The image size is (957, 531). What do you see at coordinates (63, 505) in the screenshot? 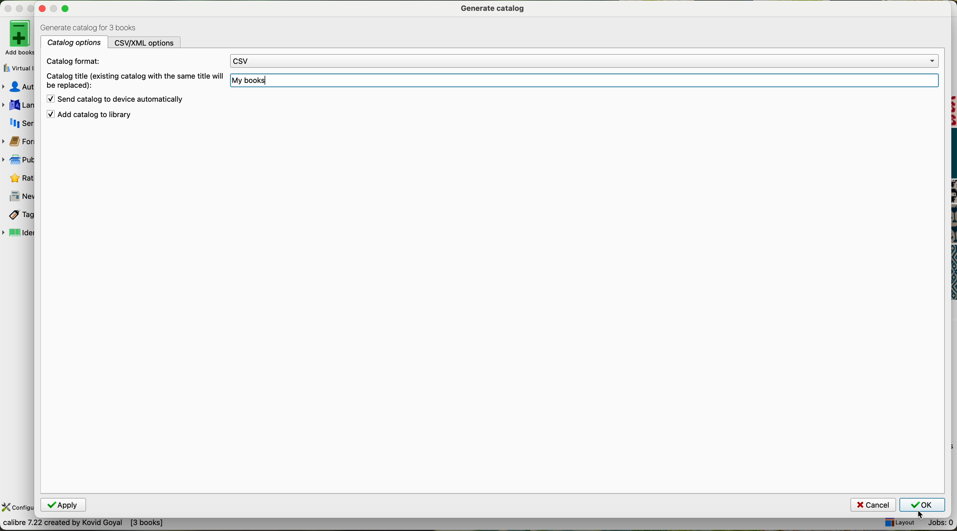
I see `Apply button` at bounding box center [63, 505].